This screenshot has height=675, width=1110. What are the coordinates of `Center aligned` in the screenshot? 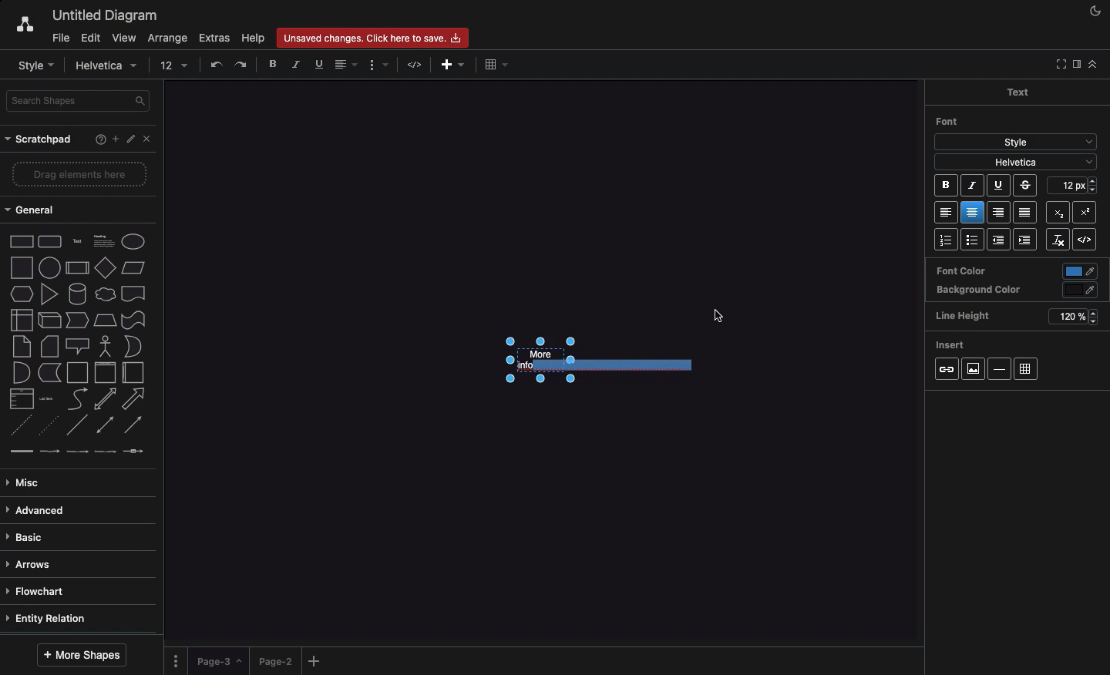 It's located at (974, 213).